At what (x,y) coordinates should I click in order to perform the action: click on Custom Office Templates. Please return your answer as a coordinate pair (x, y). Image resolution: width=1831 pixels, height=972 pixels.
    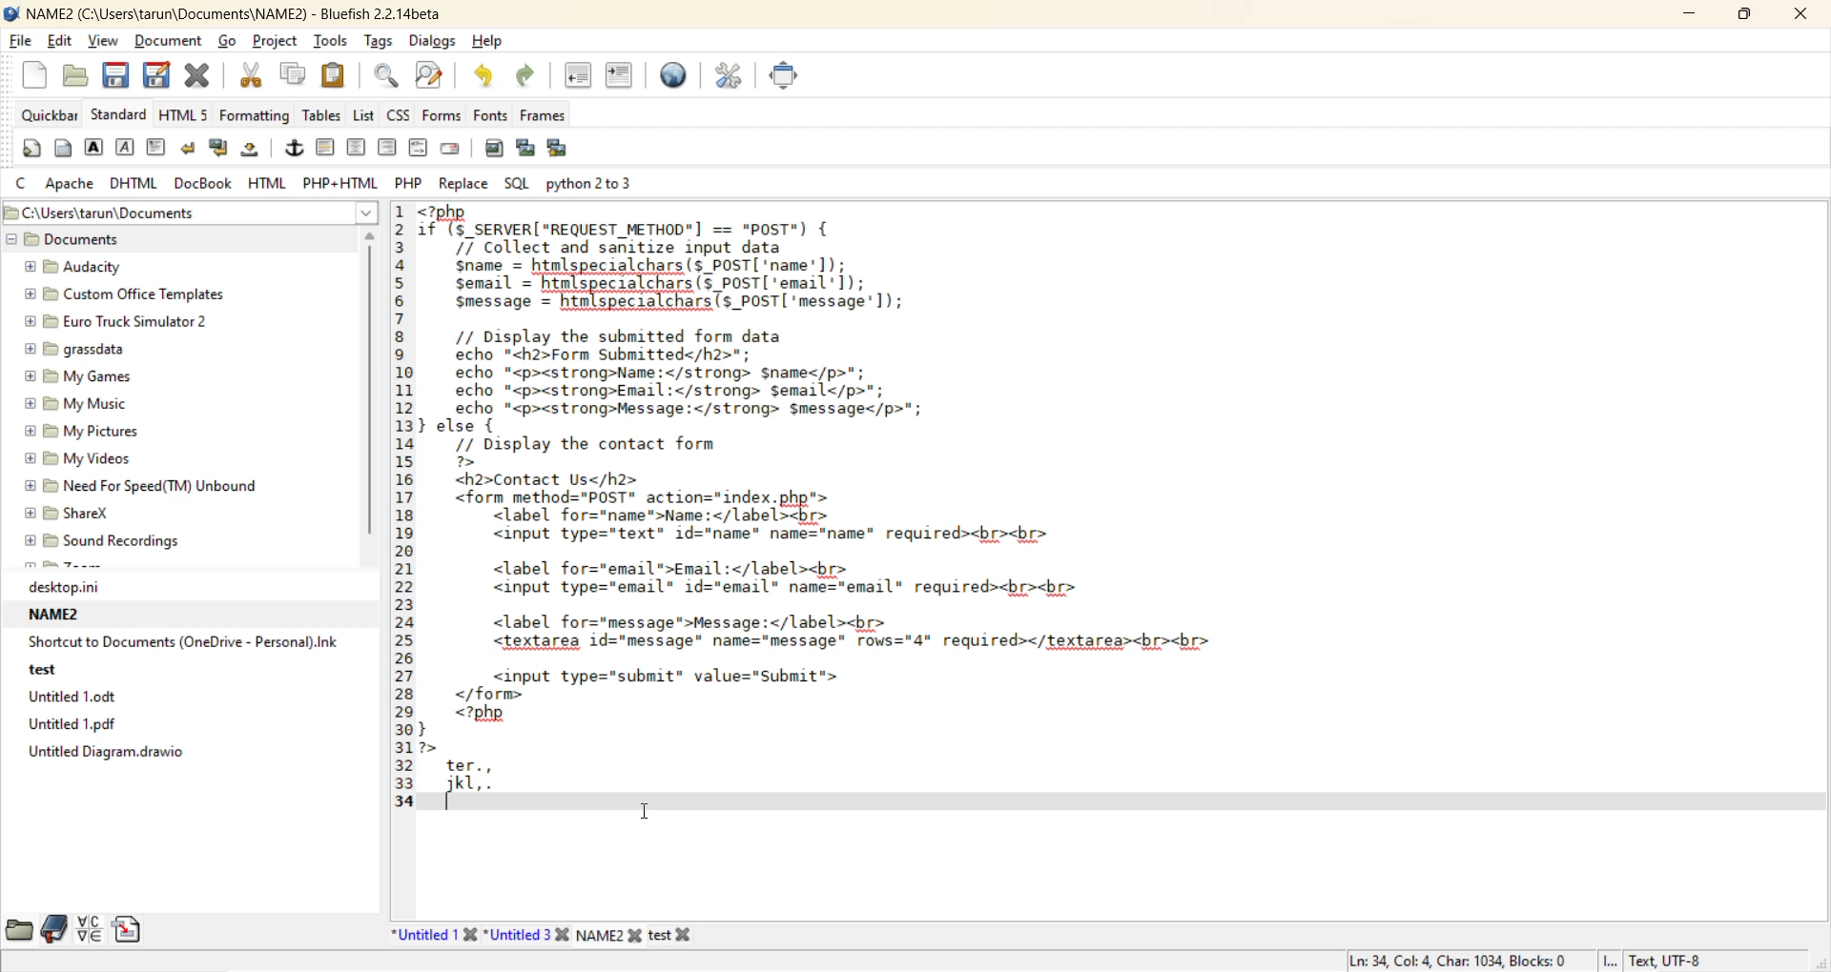
    Looking at the image, I should click on (129, 294).